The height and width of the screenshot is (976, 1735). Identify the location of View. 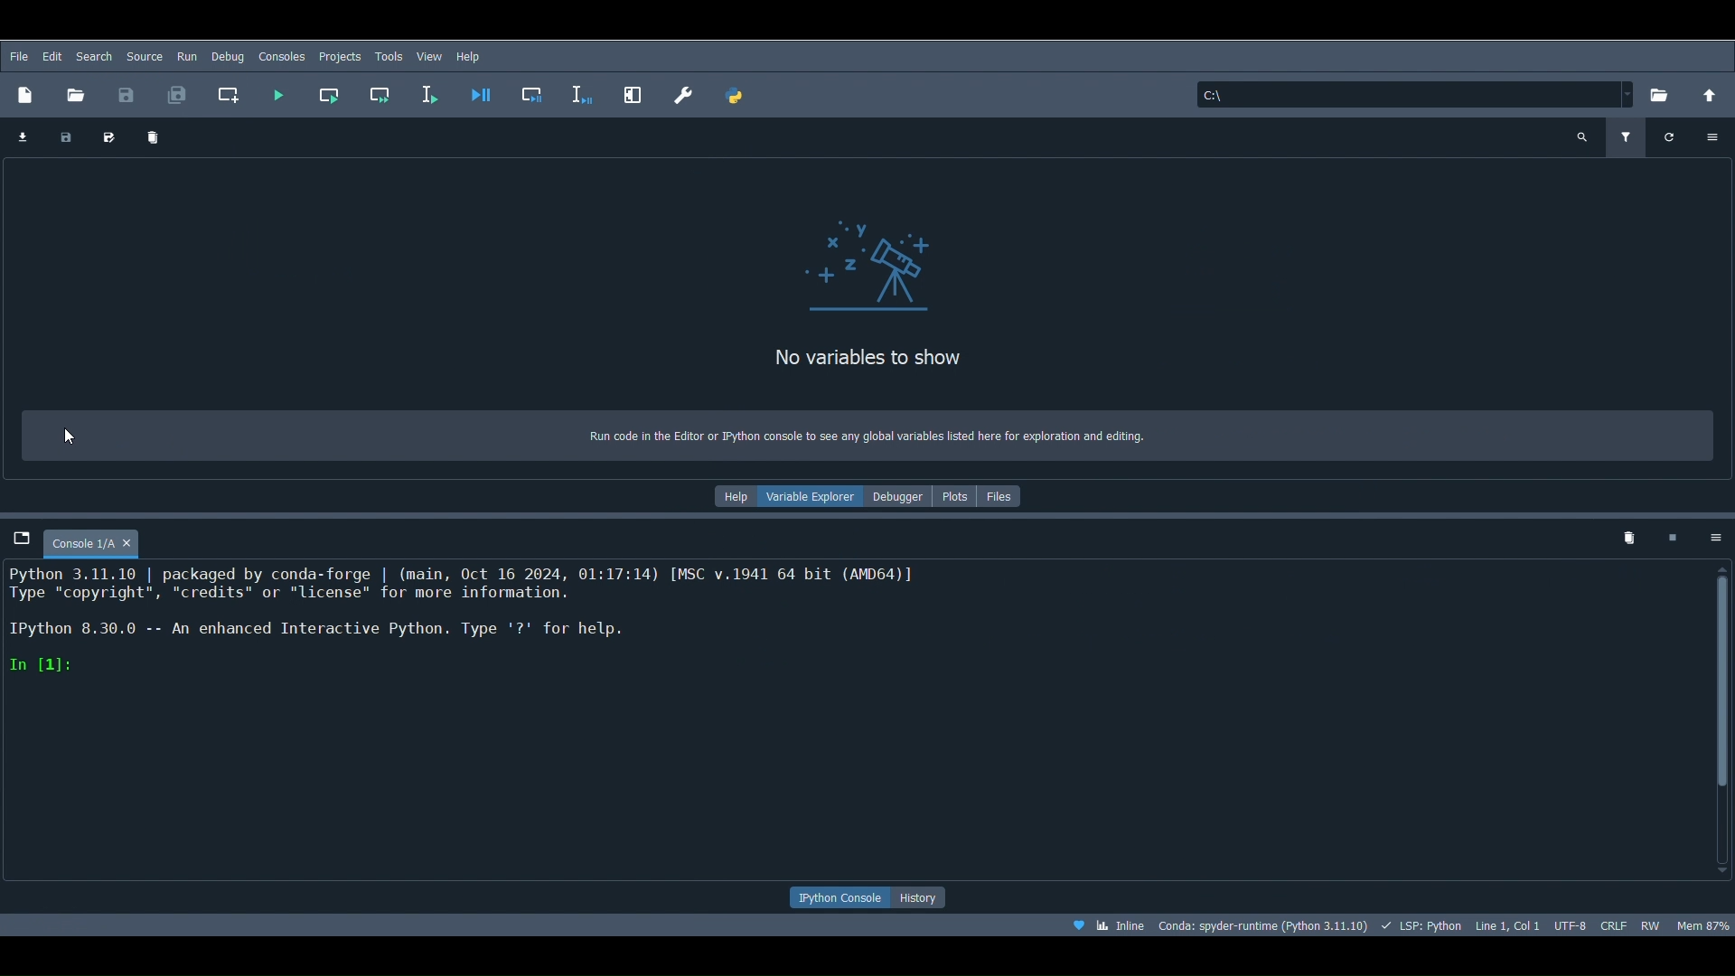
(429, 54).